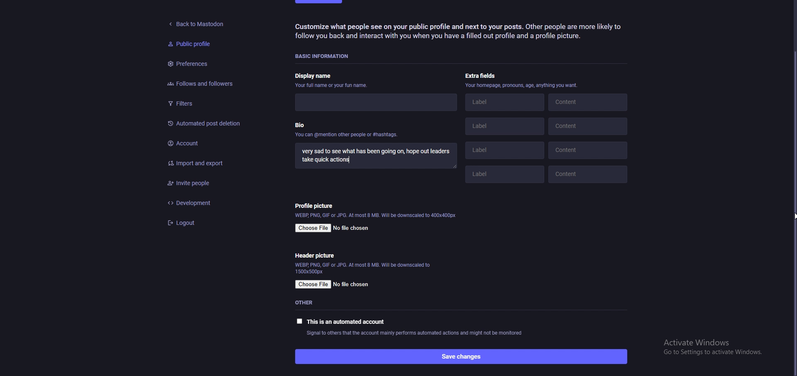 The height and width of the screenshot is (376, 797). Describe the element at coordinates (200, 104) in the screenshot. I see `Filters` at that location.